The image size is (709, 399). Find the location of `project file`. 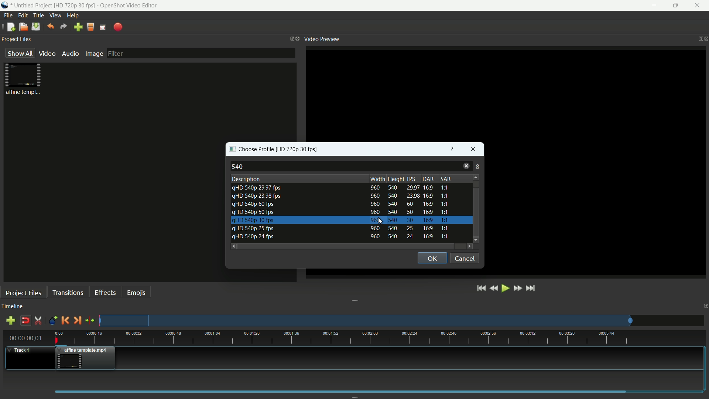

project file is located at coordinates (24, 79).